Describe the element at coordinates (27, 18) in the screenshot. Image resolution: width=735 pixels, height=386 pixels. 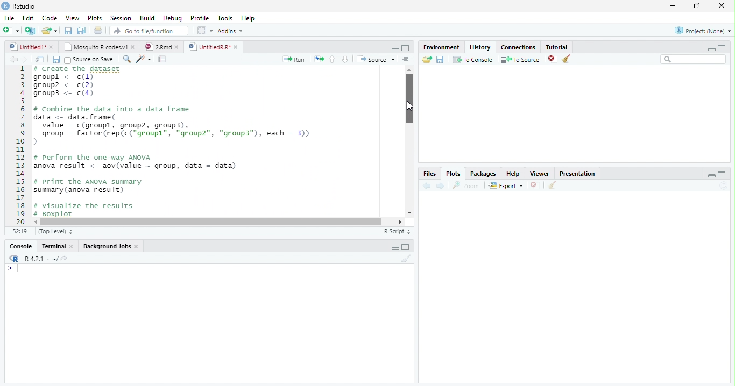
I see `Edit` at that location.